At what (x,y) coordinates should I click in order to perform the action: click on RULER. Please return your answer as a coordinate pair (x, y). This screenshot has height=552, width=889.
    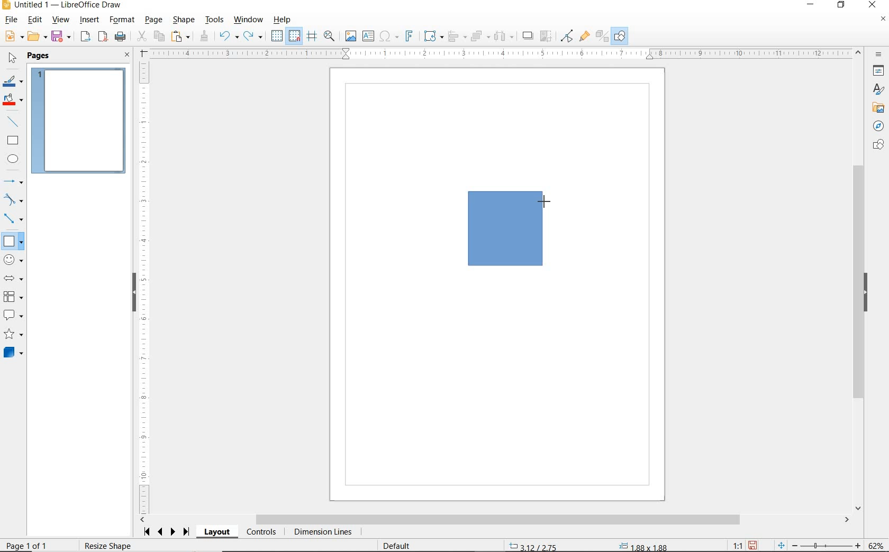
    Looking at the image, I should click on (144, 288).